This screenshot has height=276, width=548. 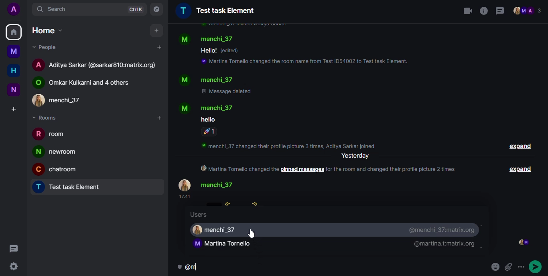 What do you see at coordinates (207, 80) in the screenshot?
I see `contact` at bounding box center [207, 80].